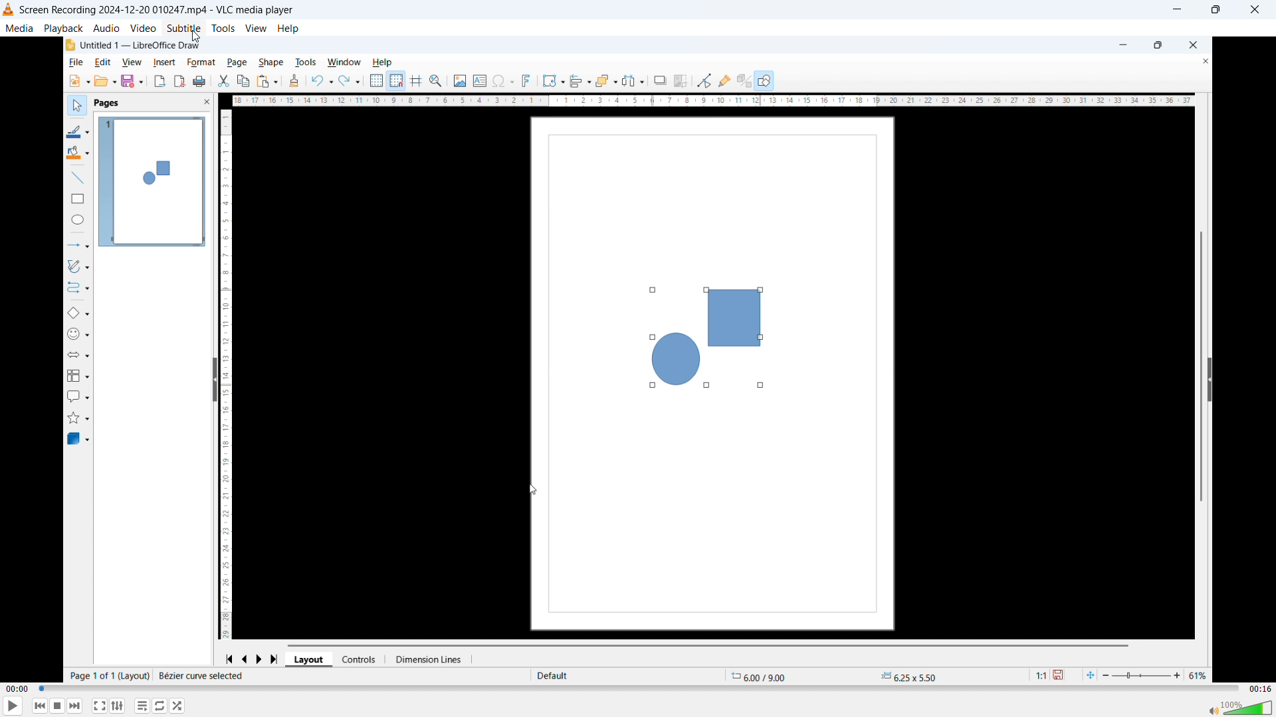  I want to click on copy, so click(243, 81).